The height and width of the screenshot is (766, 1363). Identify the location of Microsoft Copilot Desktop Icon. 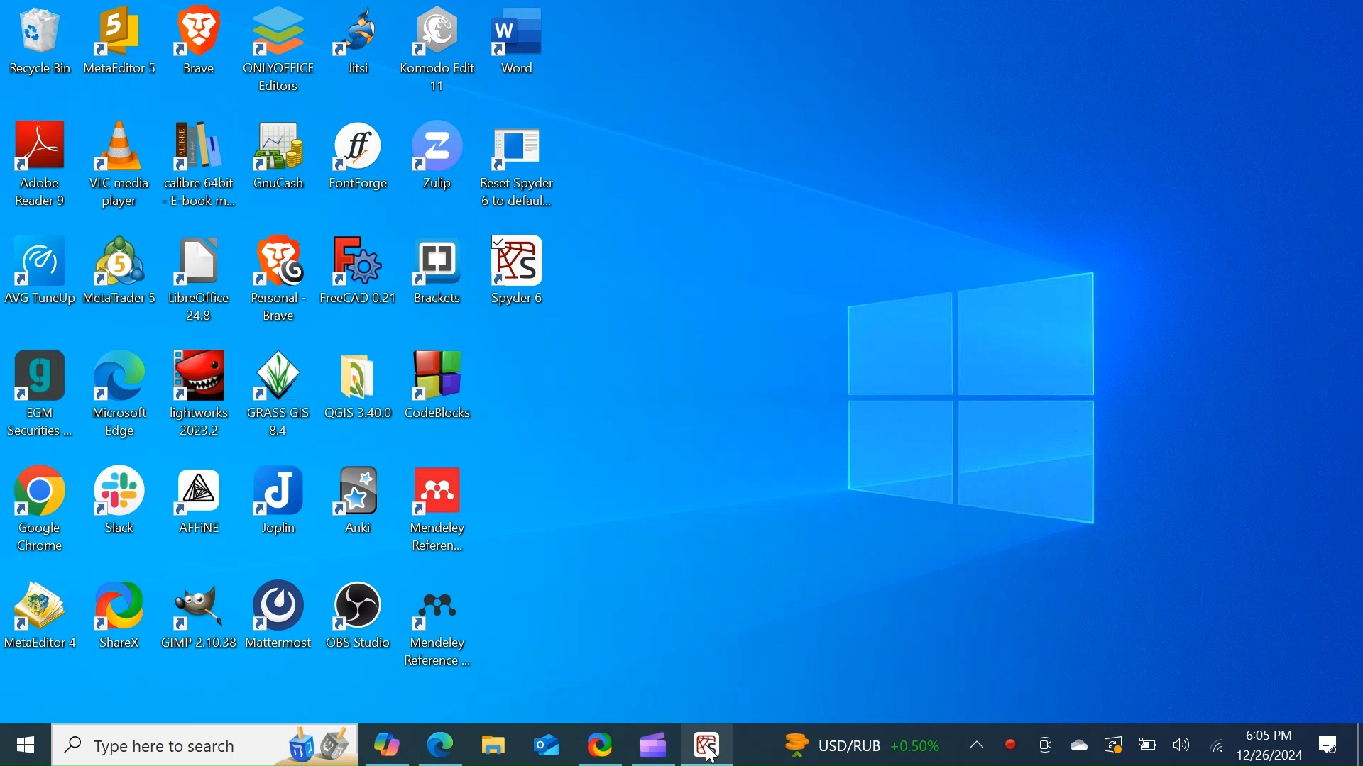
(385, 745).